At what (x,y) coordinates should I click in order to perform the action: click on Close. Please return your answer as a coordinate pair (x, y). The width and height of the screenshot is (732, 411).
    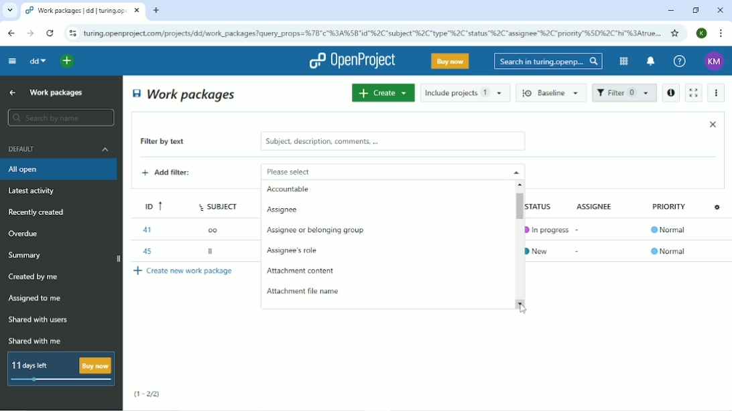
    Looking at the image, I should click on (713, 124).